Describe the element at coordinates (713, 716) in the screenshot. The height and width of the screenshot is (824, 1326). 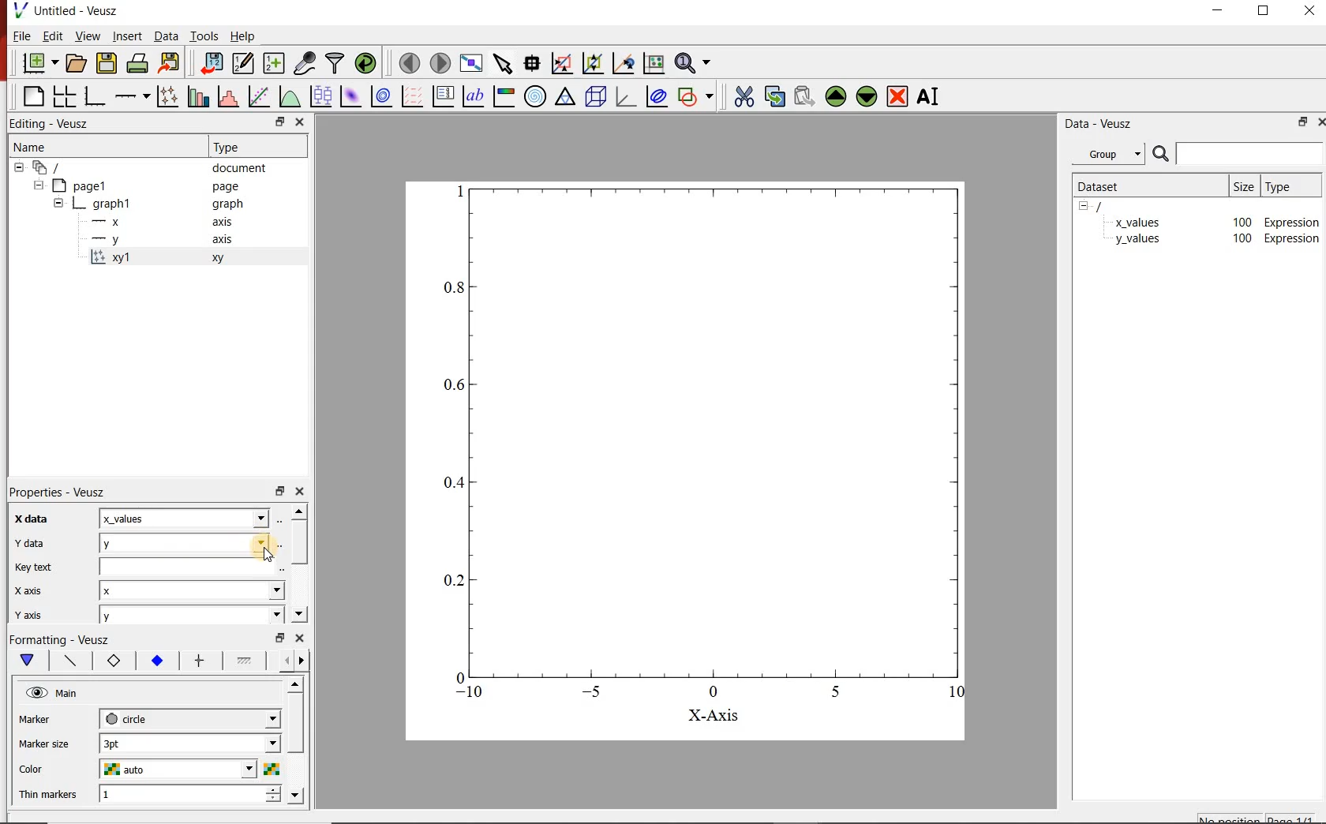
I see `X-Axis` at that location.